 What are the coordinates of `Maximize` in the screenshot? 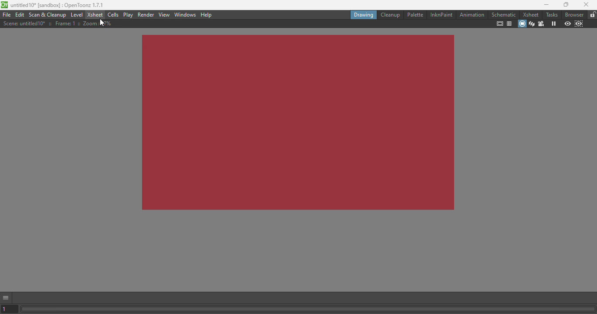 It's located at (566, 5).